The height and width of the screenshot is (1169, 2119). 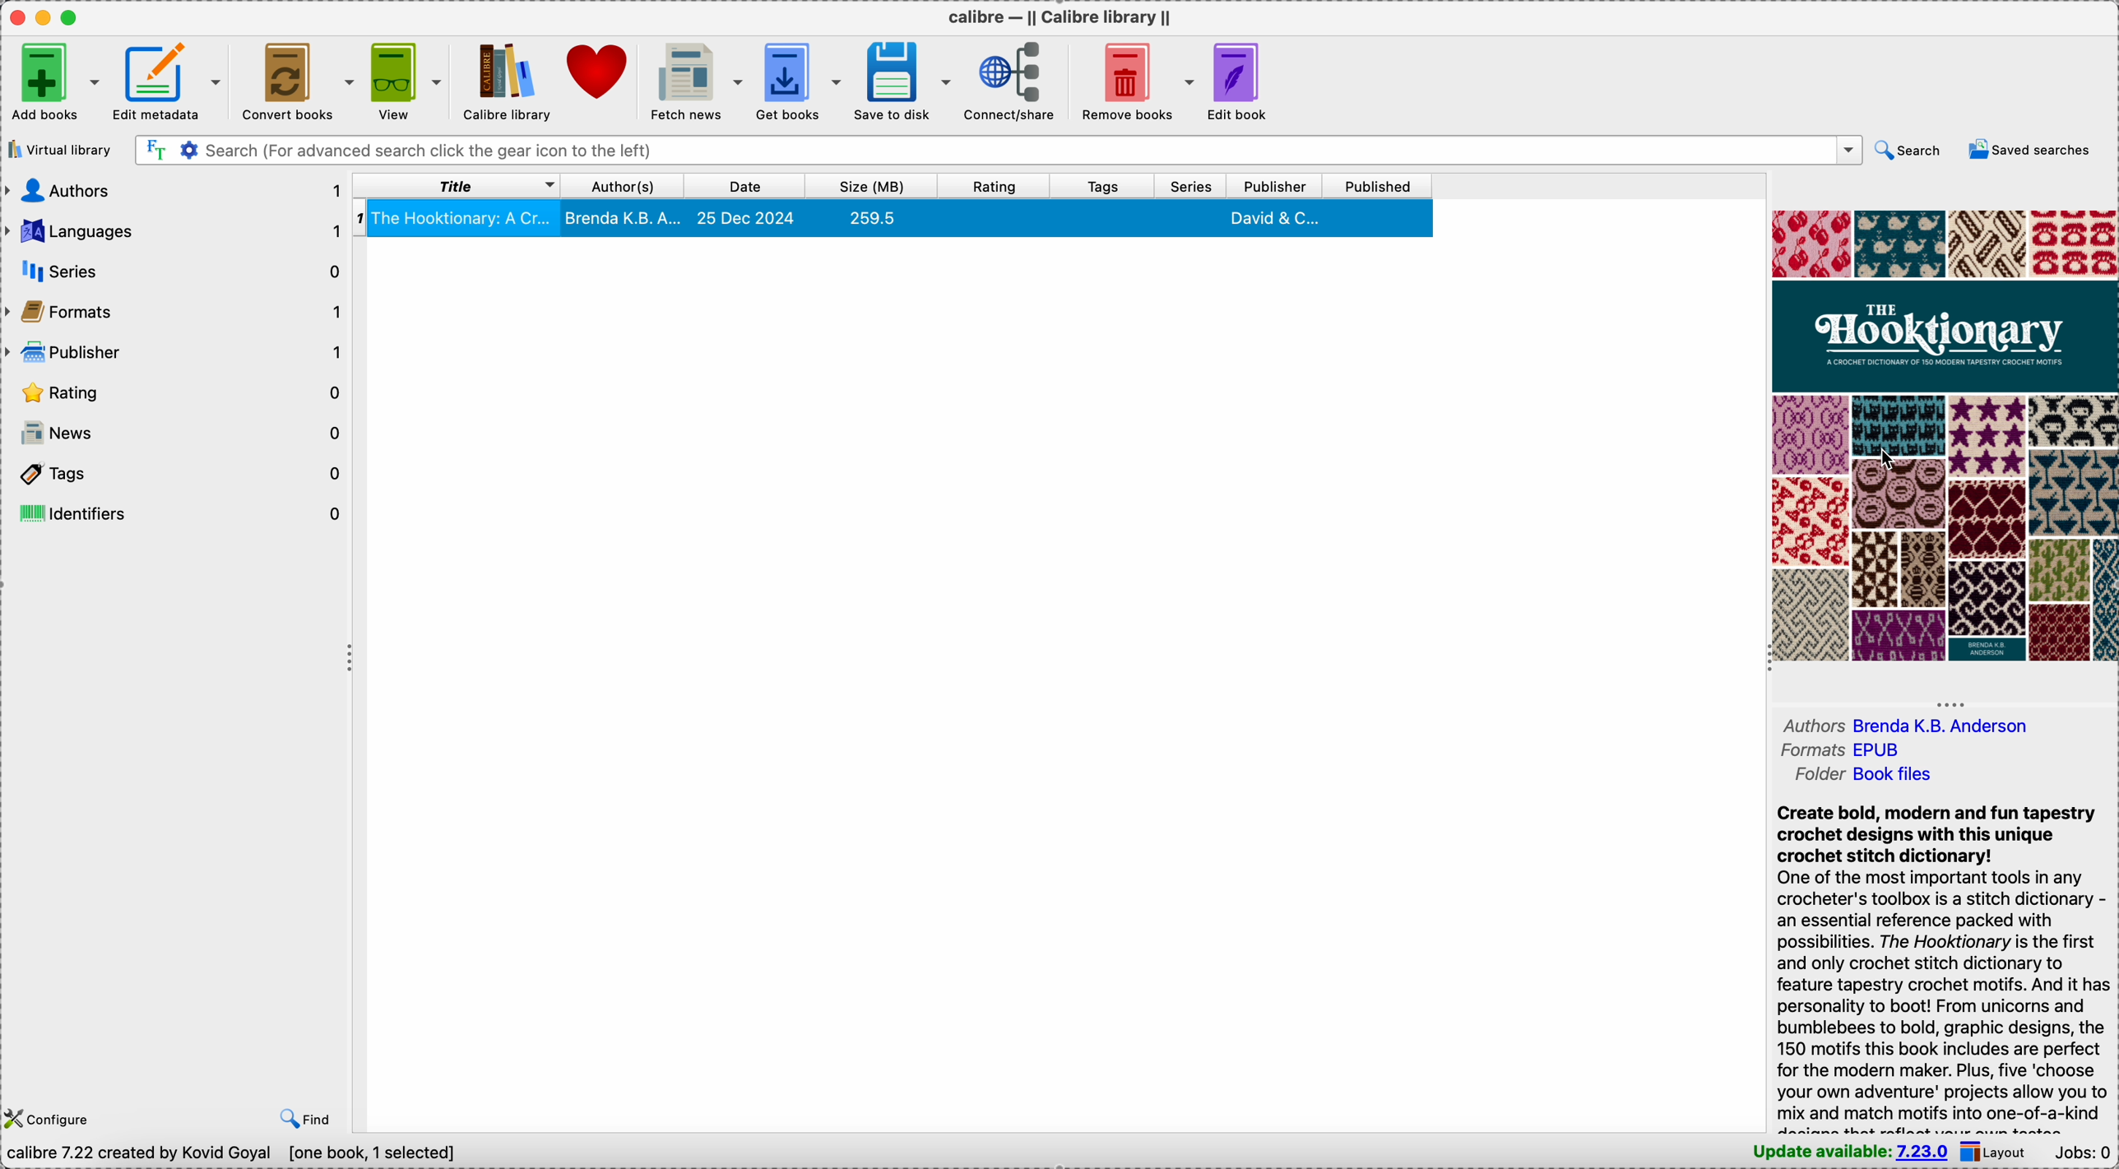 What do you see at coordinates (623, 187) in the screenshot?
I see `author(s)` at bounding box center [623, 187].